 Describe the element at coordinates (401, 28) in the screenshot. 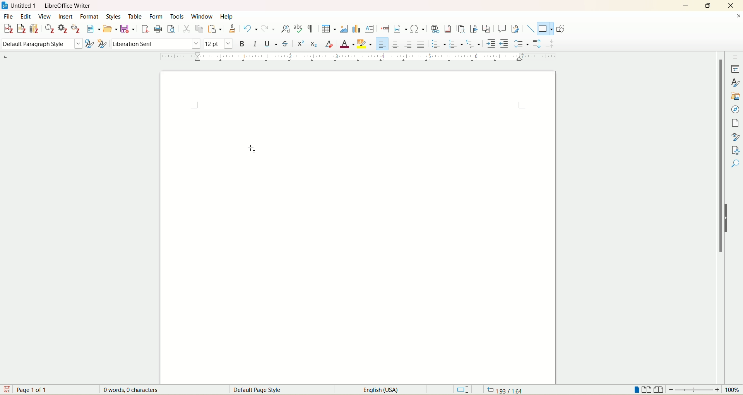

I see `insert field ` at that location.